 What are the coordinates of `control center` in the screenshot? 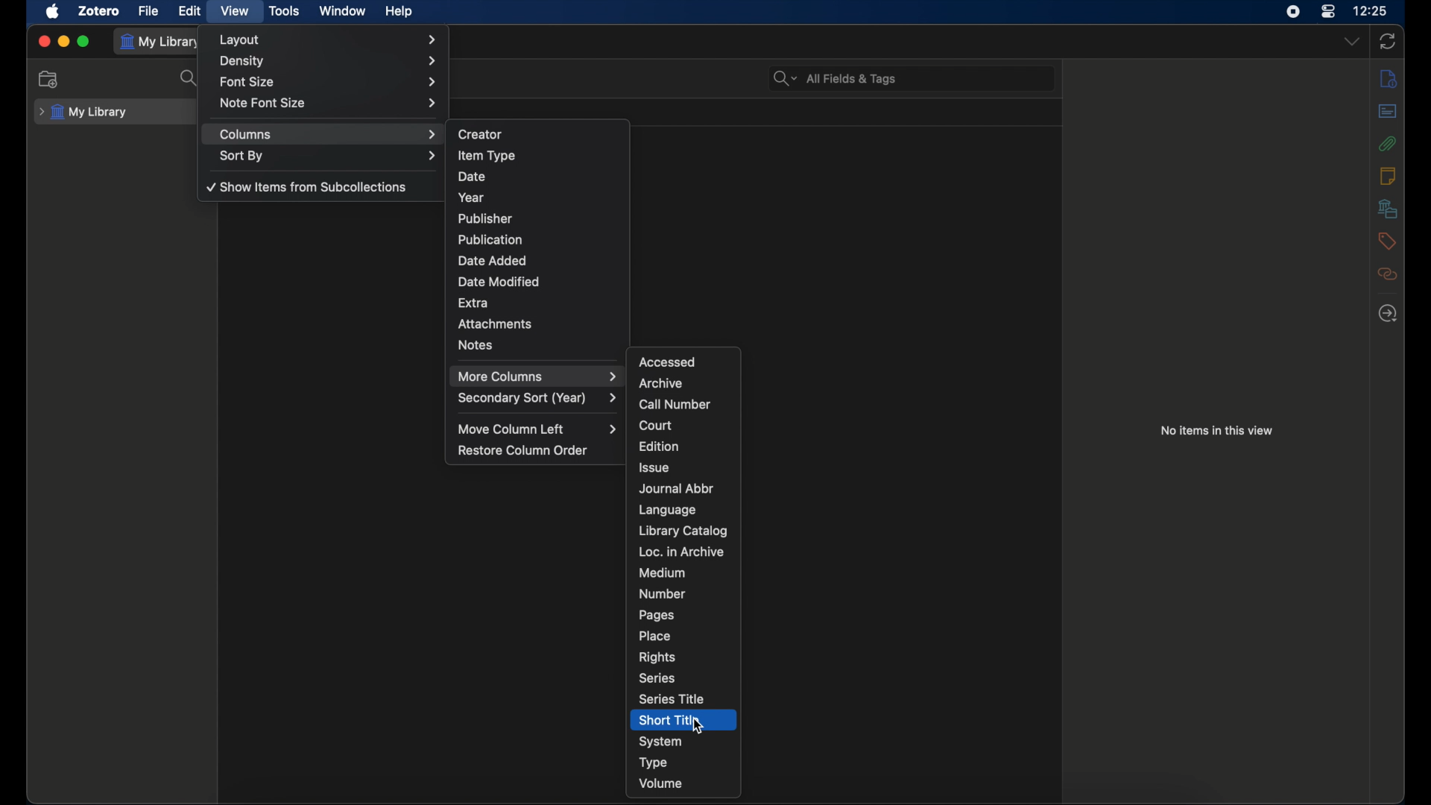 It's located at (1329, 11).